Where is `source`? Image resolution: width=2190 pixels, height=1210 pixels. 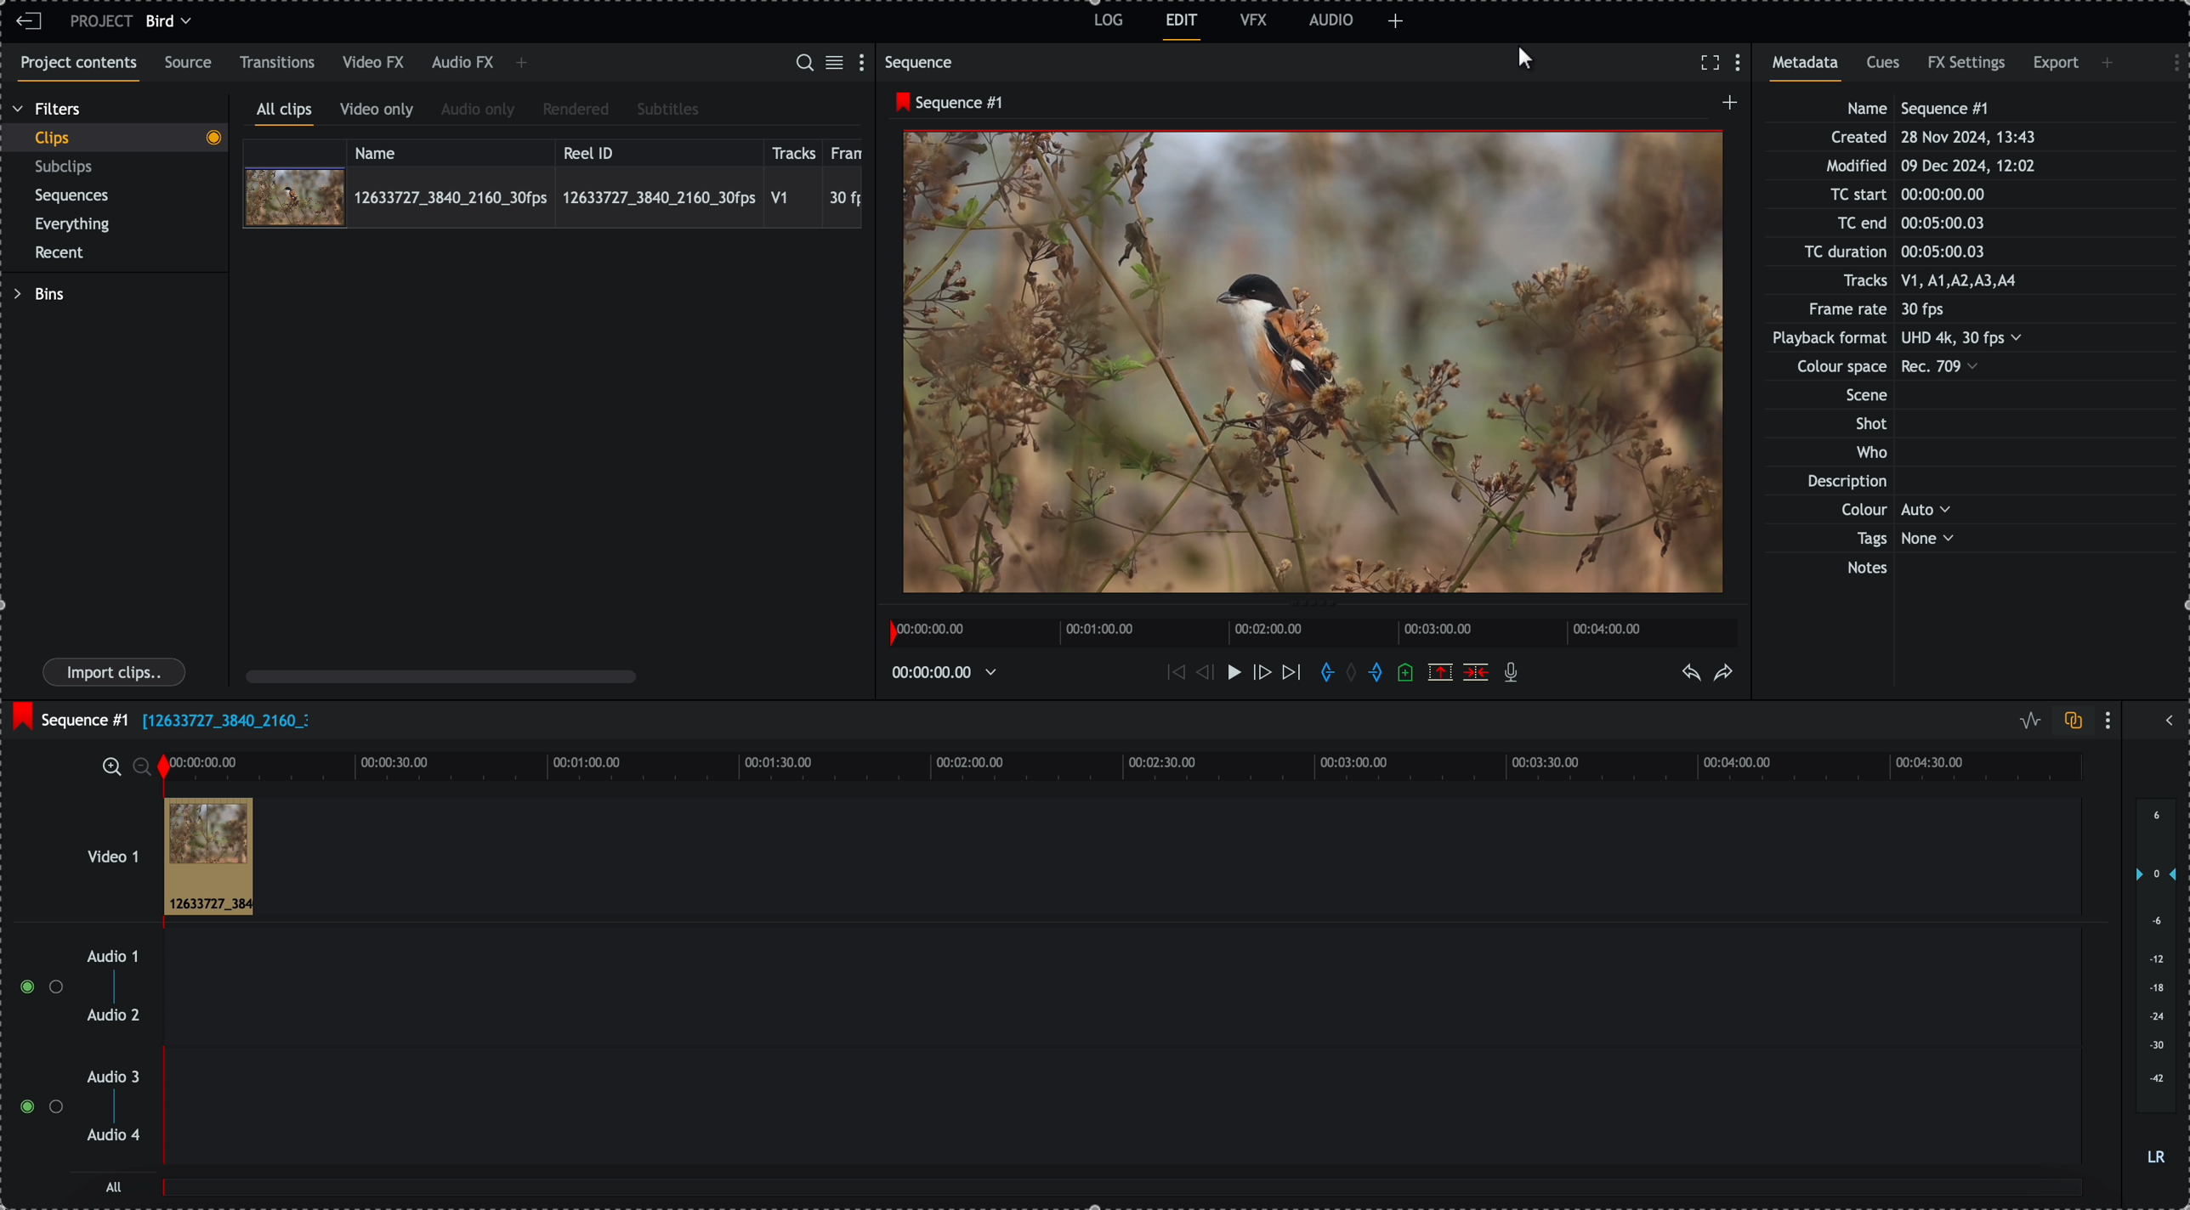 source is located at coordinates (191, 64).